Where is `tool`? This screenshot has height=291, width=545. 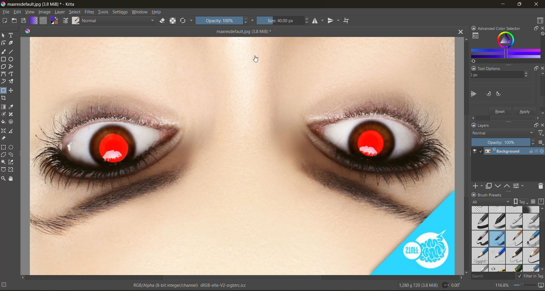 tool is located at coordinates (5, 81).